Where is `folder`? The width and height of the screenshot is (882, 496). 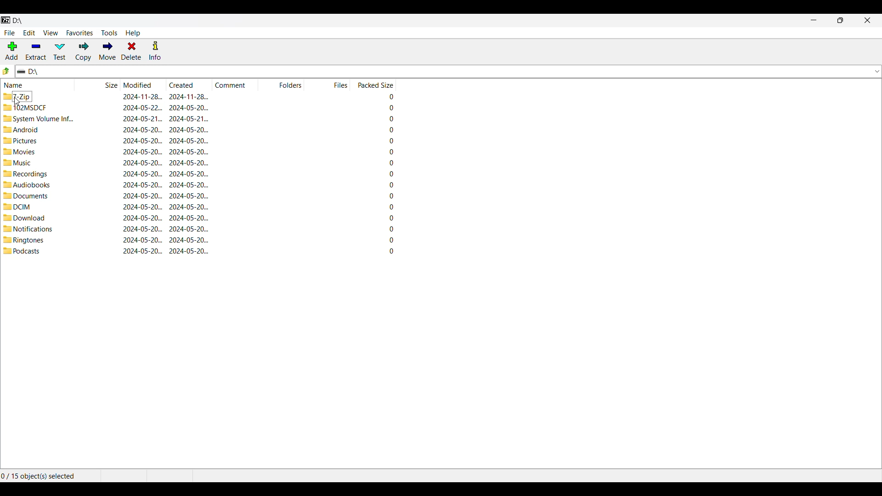 folder is located at coordinates (28, 229).